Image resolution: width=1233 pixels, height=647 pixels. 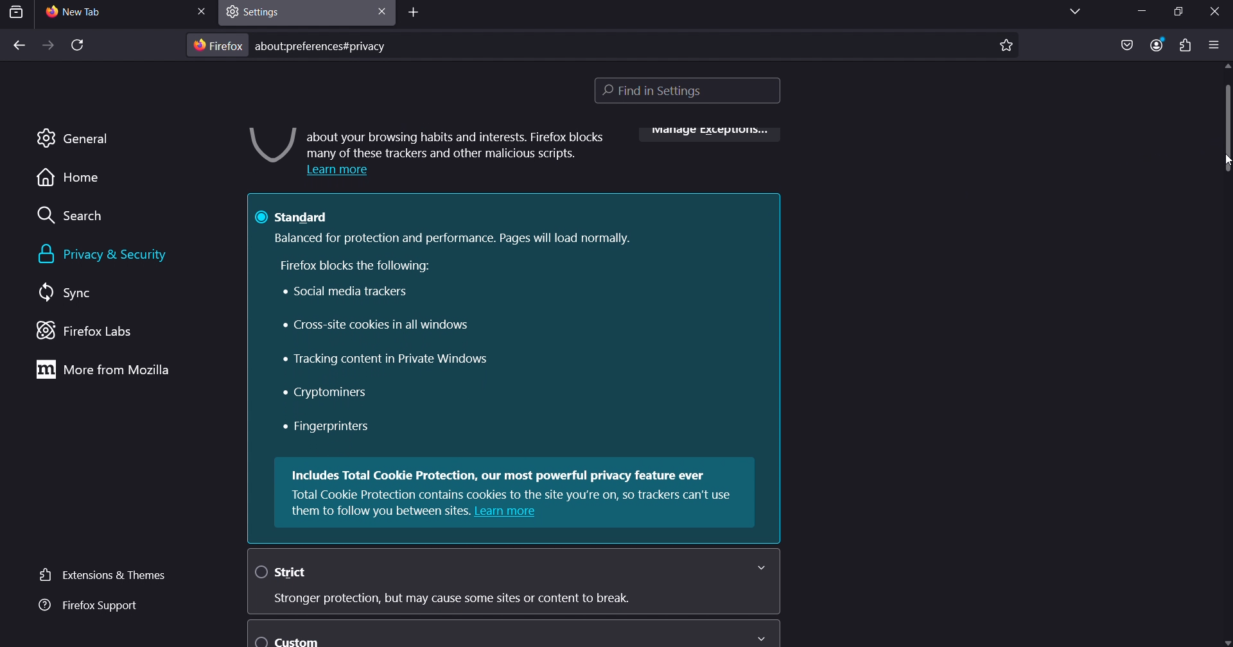 What do you see at coordinates (708, 137) in the screenshot?
I see `manage exceptions` at bounding box center [708, 137].